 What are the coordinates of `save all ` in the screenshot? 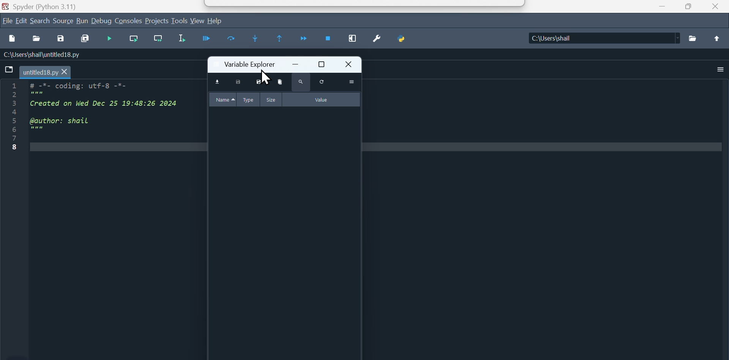 It's located at (260, 83).